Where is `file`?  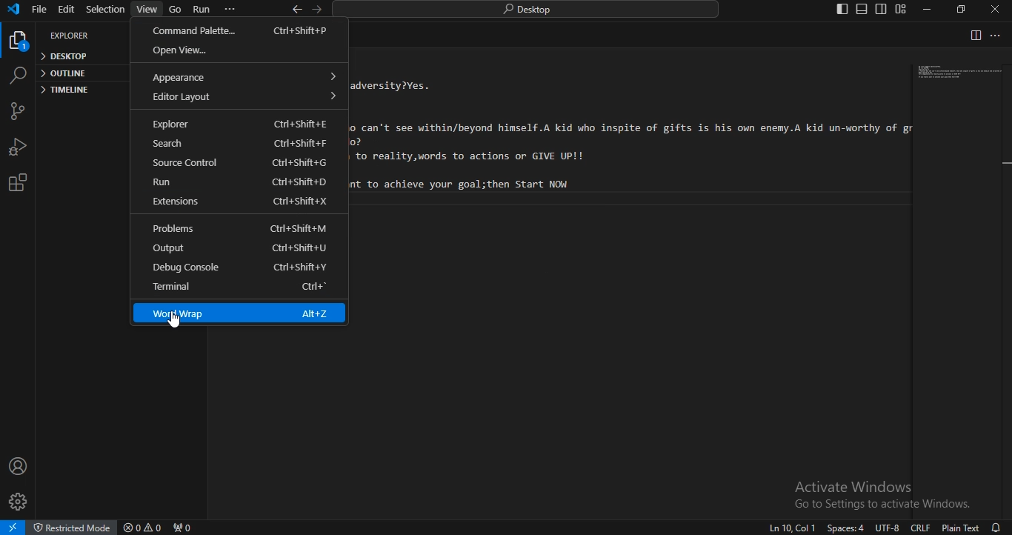
file is located at coordinates (39, 10).